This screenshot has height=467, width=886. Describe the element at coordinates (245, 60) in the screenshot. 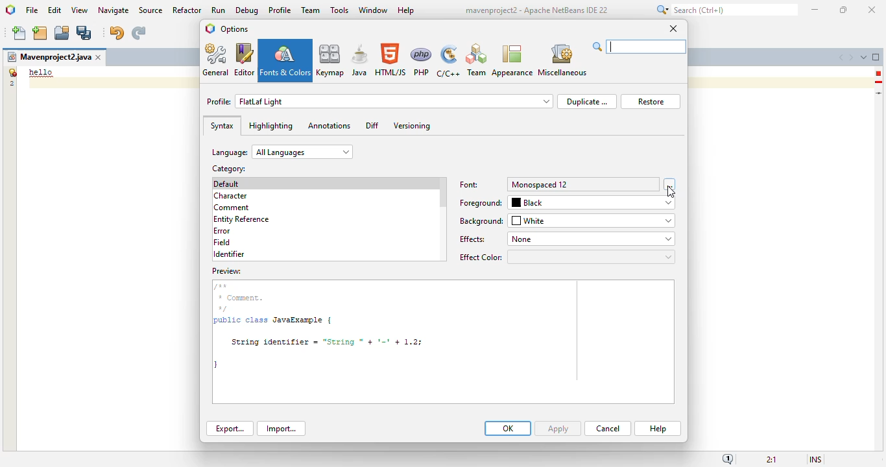

I see `editor` at that location.